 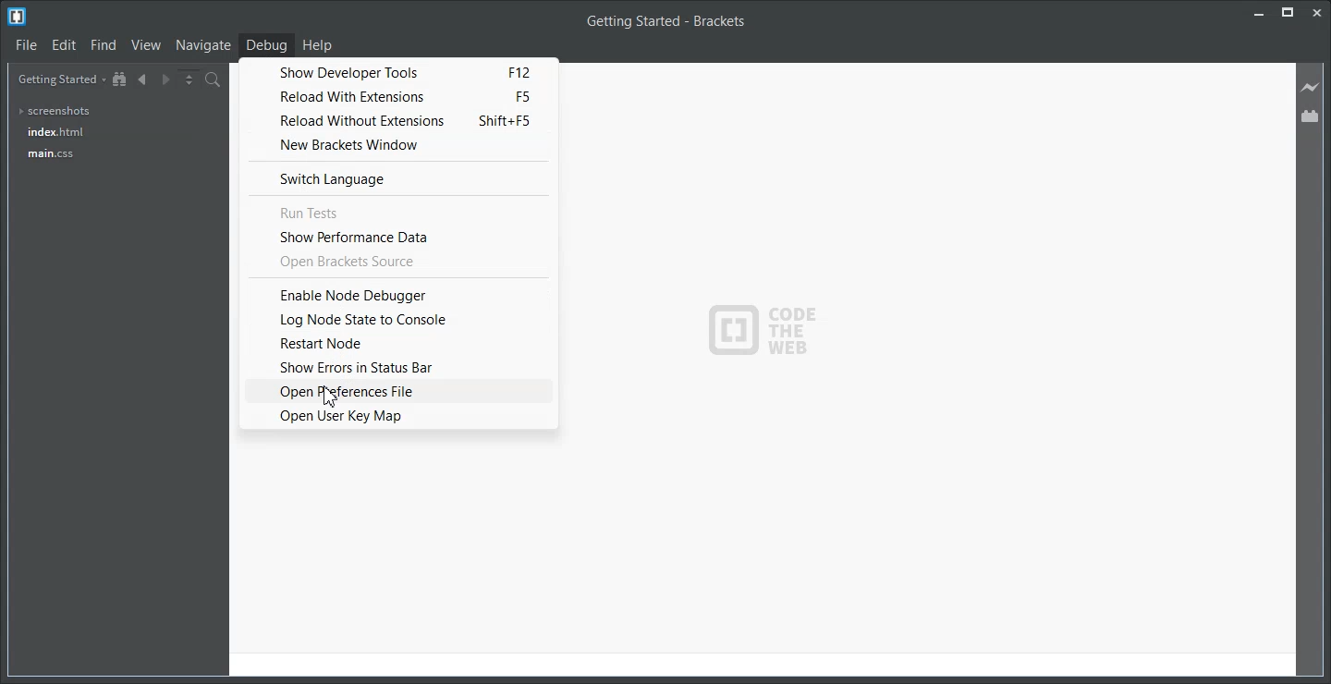 What do you see at coordinates (53, 111) in the screenshot?
I see `screenshots` at bounding box center [53, 111].